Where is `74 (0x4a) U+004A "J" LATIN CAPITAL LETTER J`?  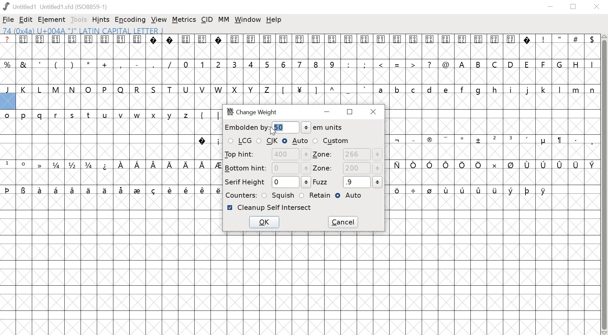 74 (0x4a) U+004A "J" LATIN CAPITAL LETTER J is located at coordinates (125, 30).